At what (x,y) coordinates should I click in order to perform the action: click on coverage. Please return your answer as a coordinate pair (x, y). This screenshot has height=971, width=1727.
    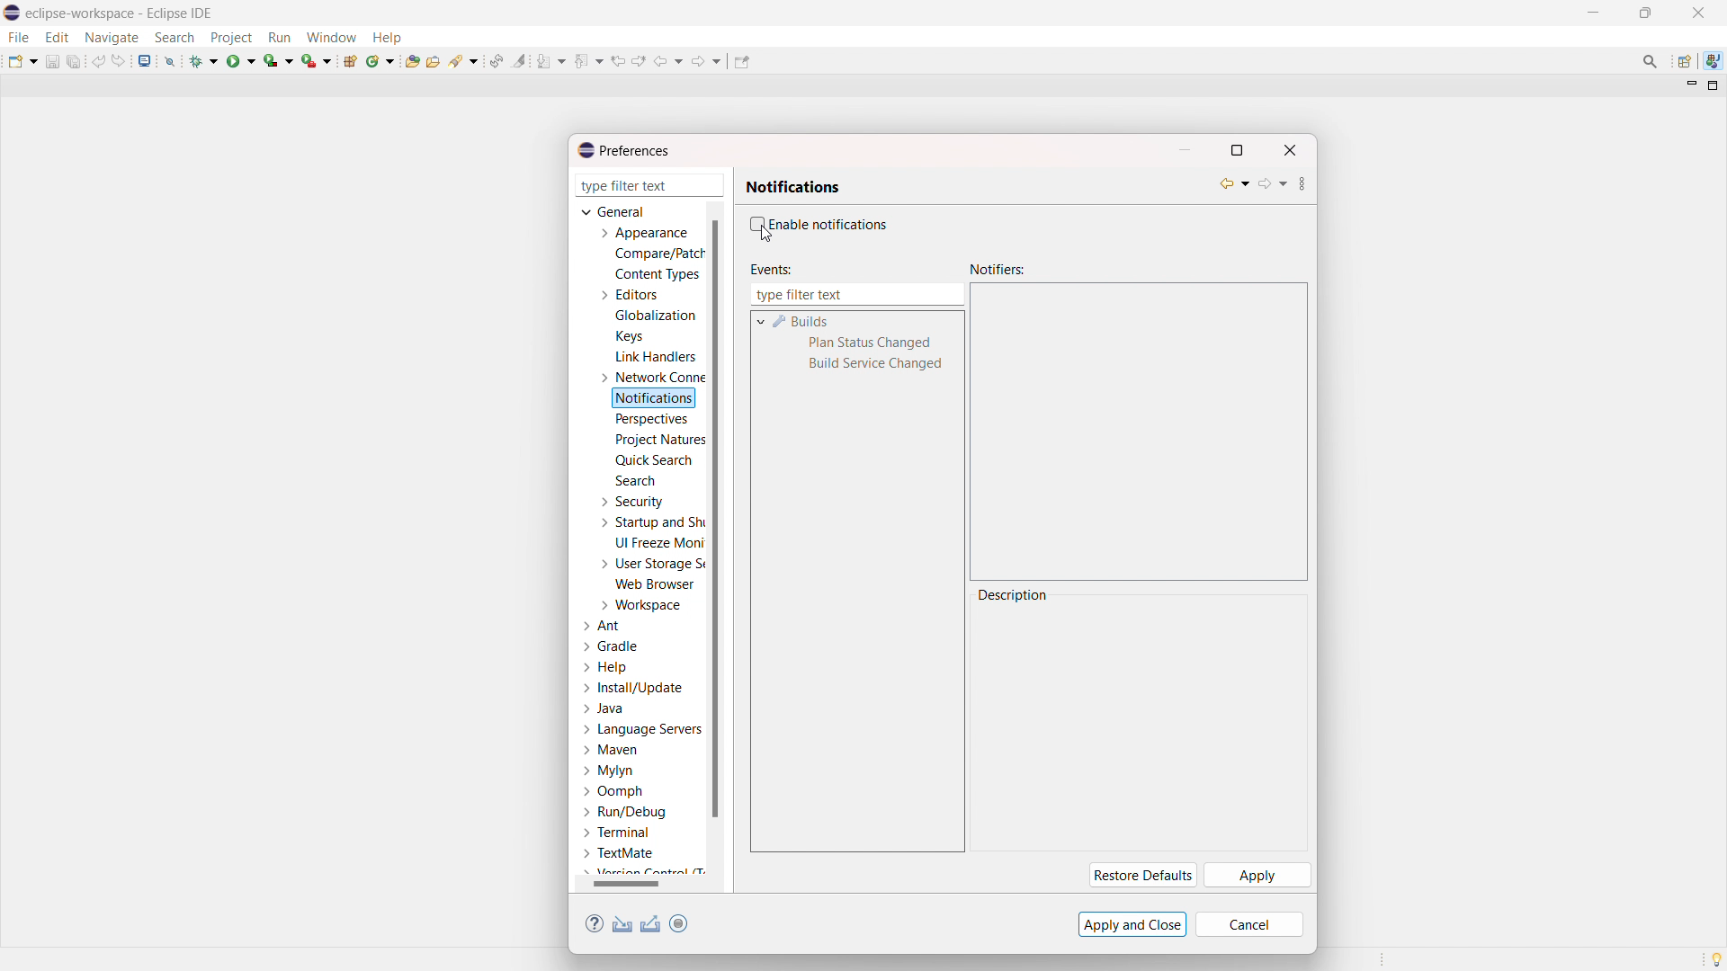
    Looking at the image, I should click on (279, 60).